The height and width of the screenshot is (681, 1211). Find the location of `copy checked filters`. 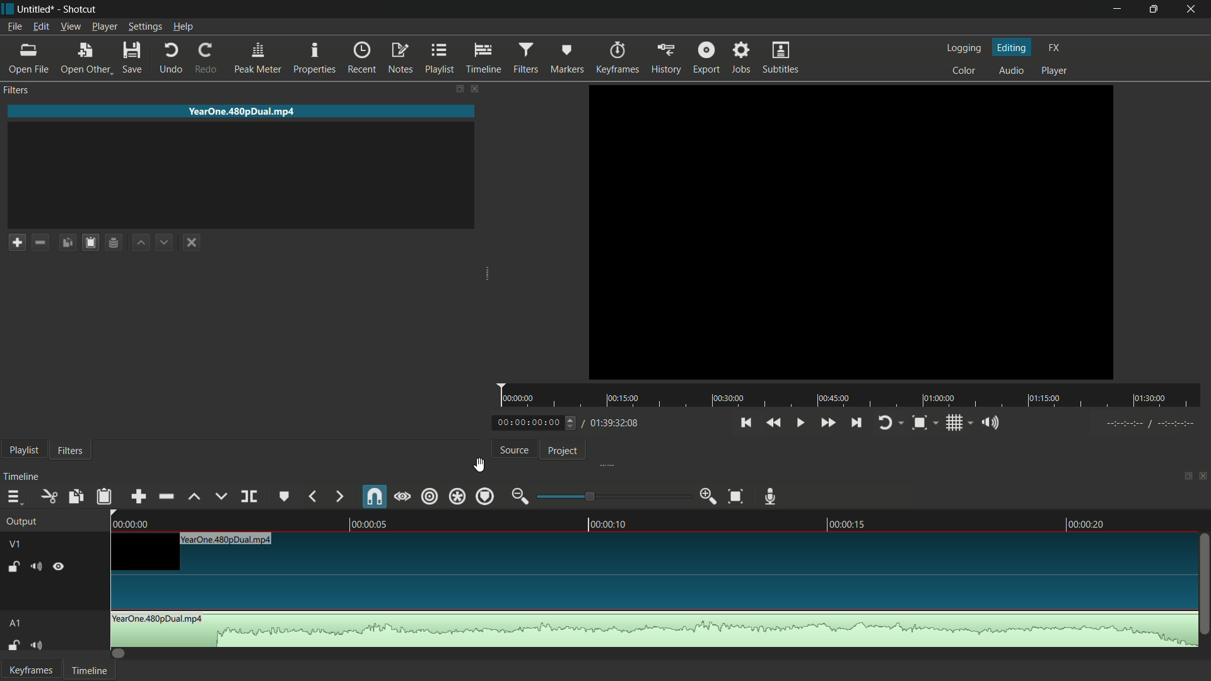

copy checked filters is located at coordinates (67, 243).